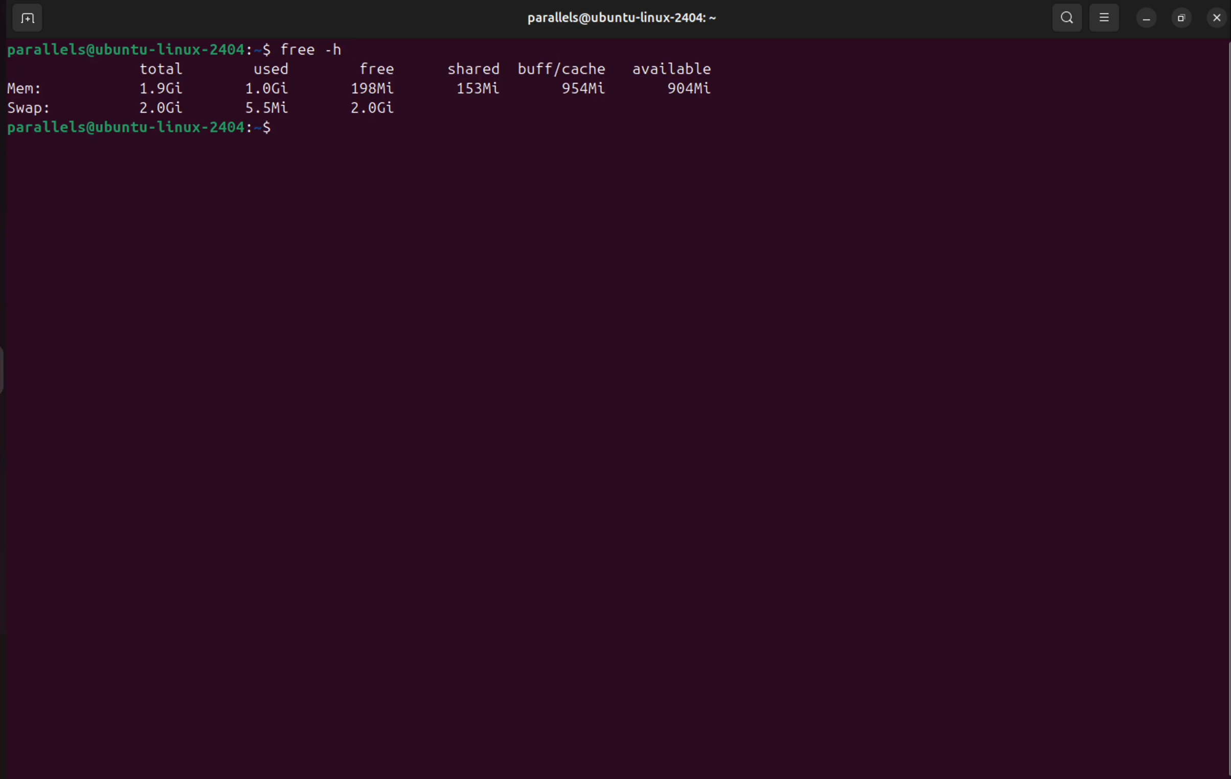 Image resolution: width=1231 pixels, height=779 pixels. Describe the element at coordinates (1105, 18) in the screenshot. I see `view option` at that location.